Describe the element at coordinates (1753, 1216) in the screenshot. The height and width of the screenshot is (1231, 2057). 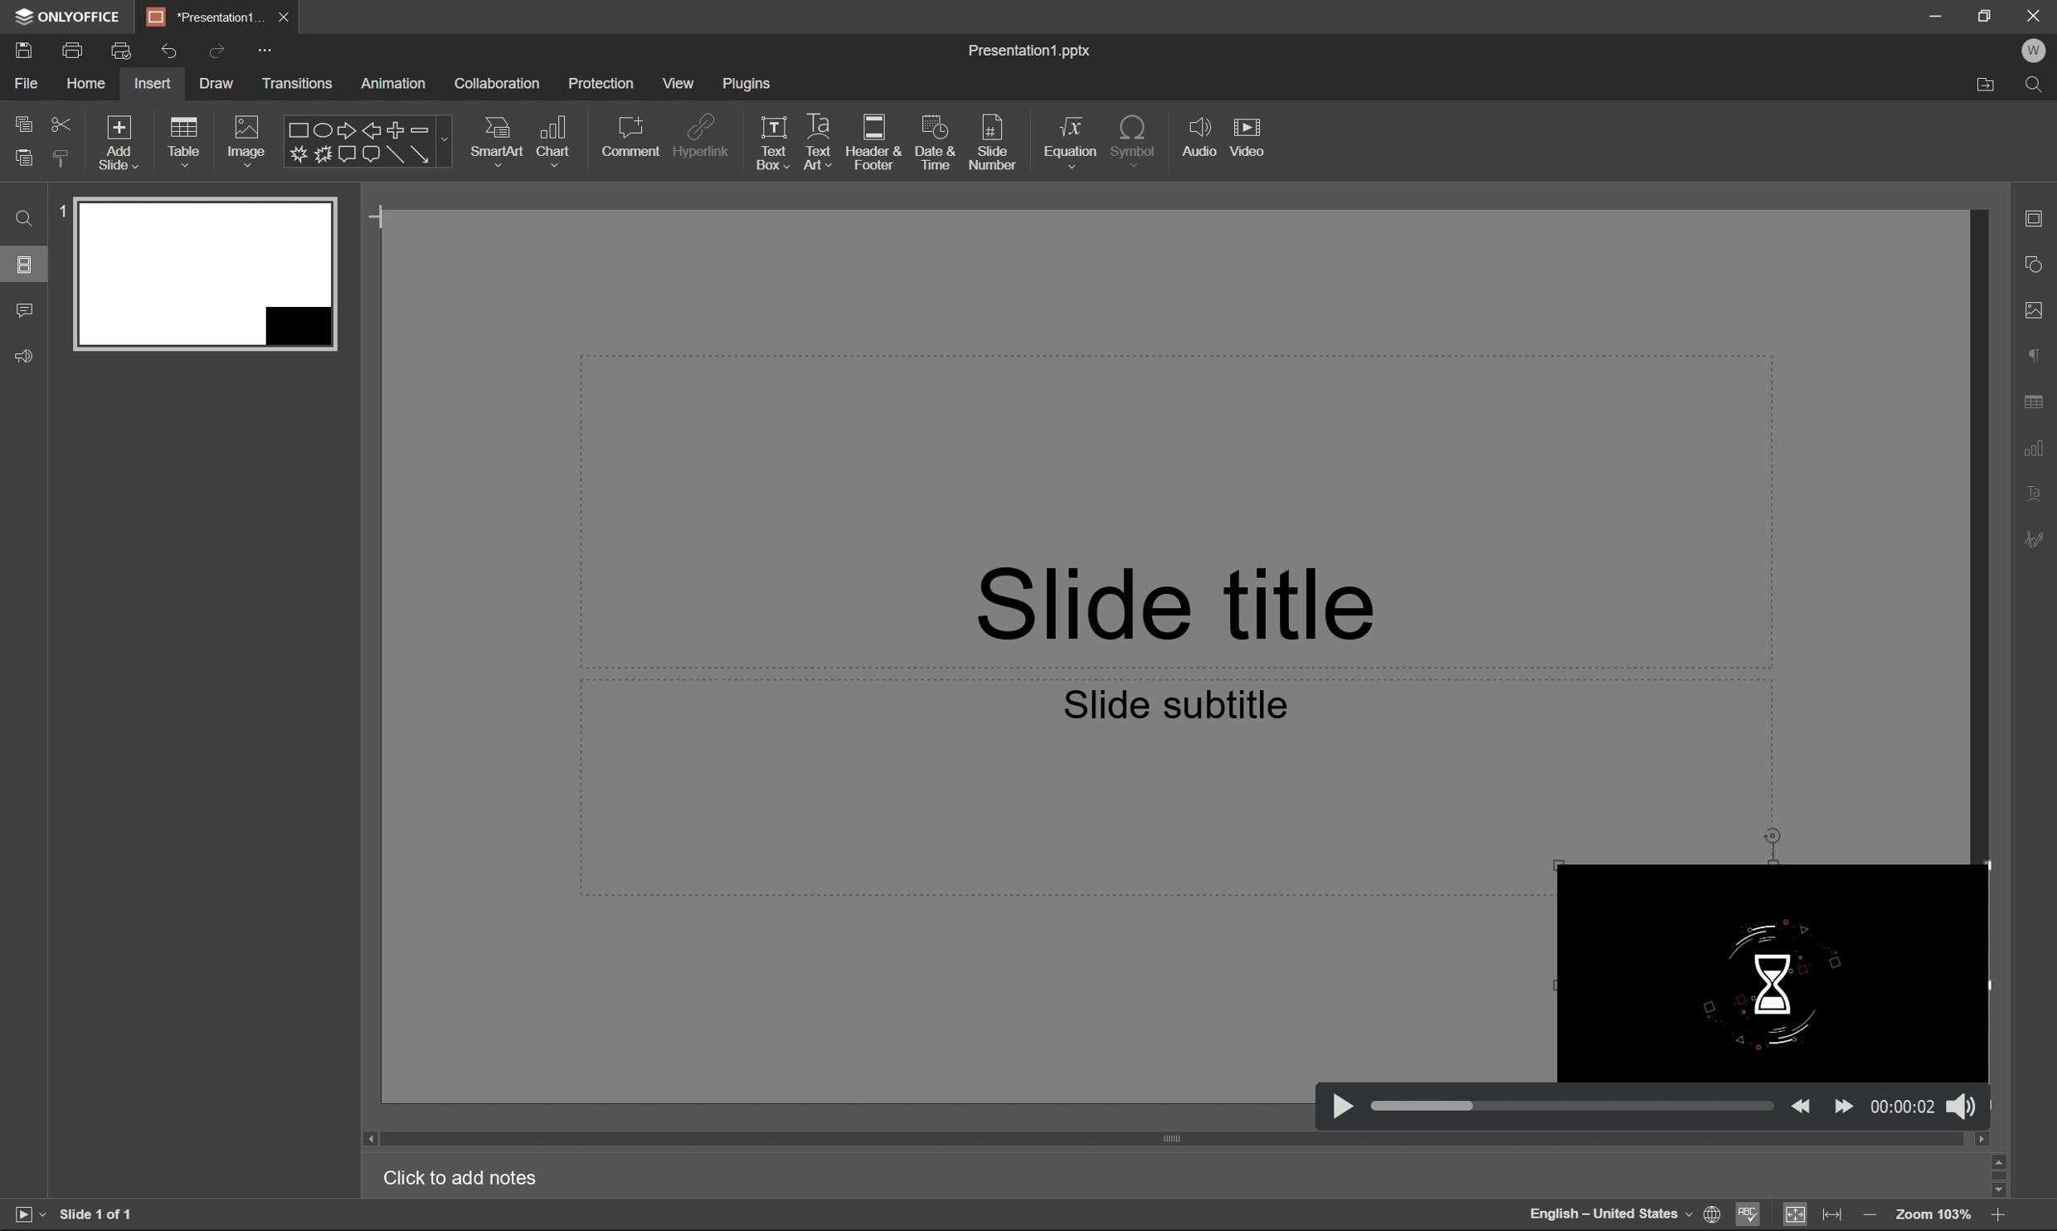
I see `spell checking` at that location.